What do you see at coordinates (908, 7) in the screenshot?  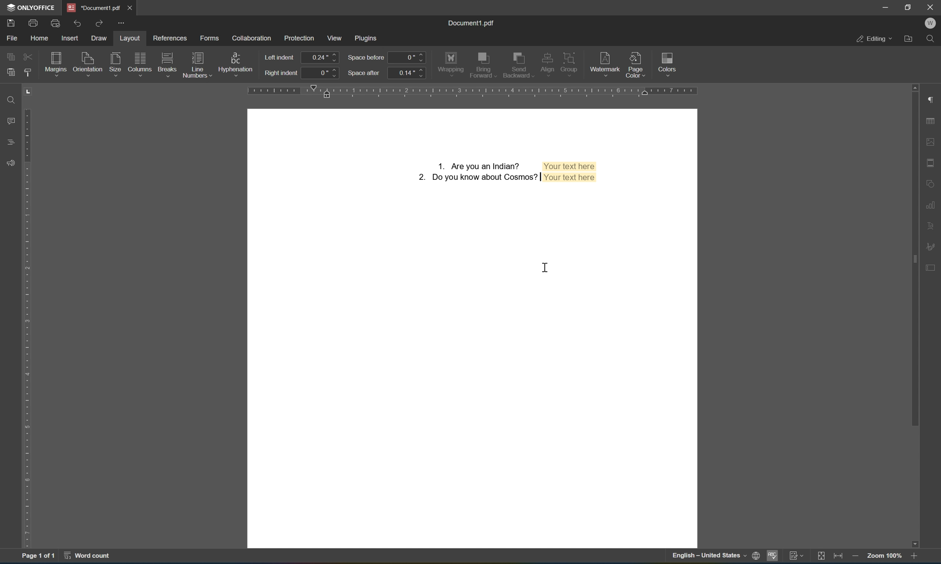 I see `restore down` at bounding box center [908, 7].